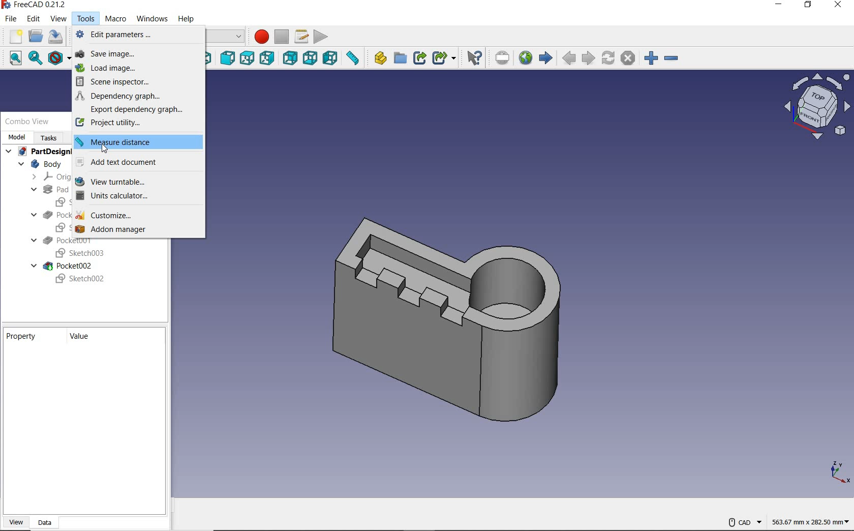 The image size is (854, 531). Describe the element at coordinates (138, 123) in the screenshot. I see `PROJECT UTILITY` at that location.